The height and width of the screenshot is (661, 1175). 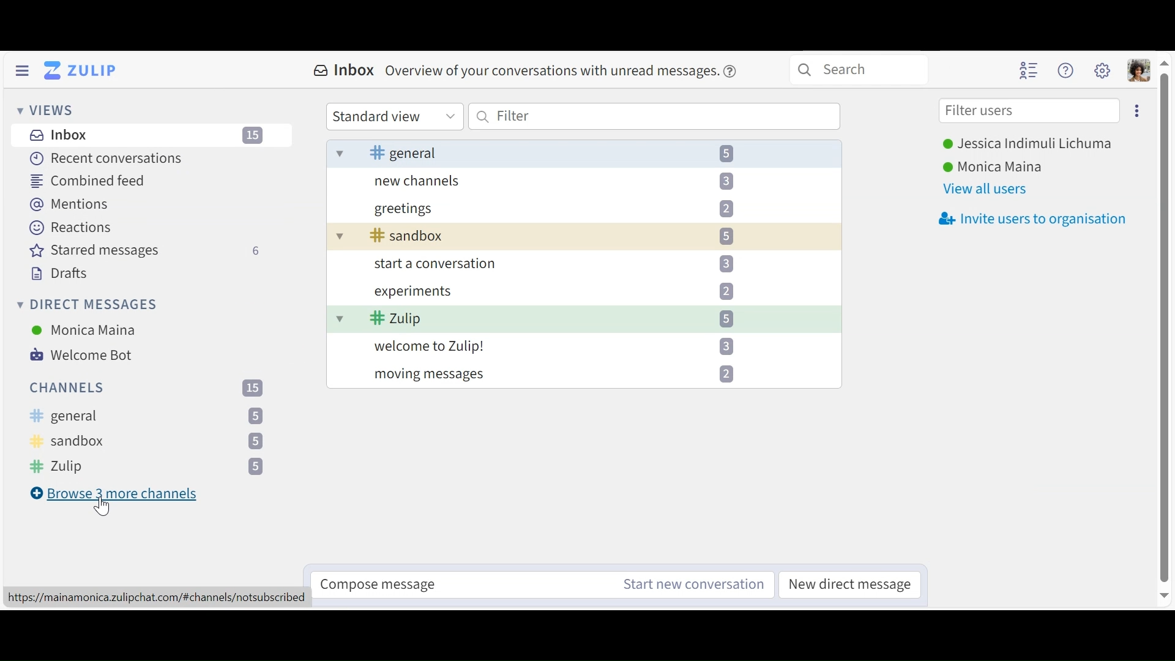 What do you see at coordinates (110, 159) in the screenshot?
I see `Recent Conversations` at bounding box center [110, 159].